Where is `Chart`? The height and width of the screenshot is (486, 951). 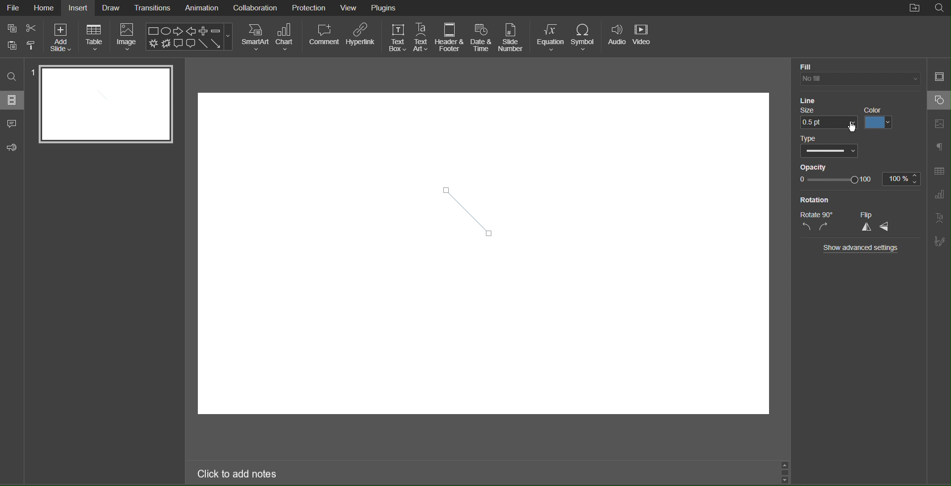
Chart is located at coordinates (288, 38).